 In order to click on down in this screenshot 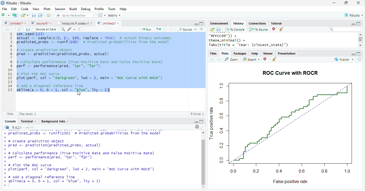, I will do `click(171, 29)`.